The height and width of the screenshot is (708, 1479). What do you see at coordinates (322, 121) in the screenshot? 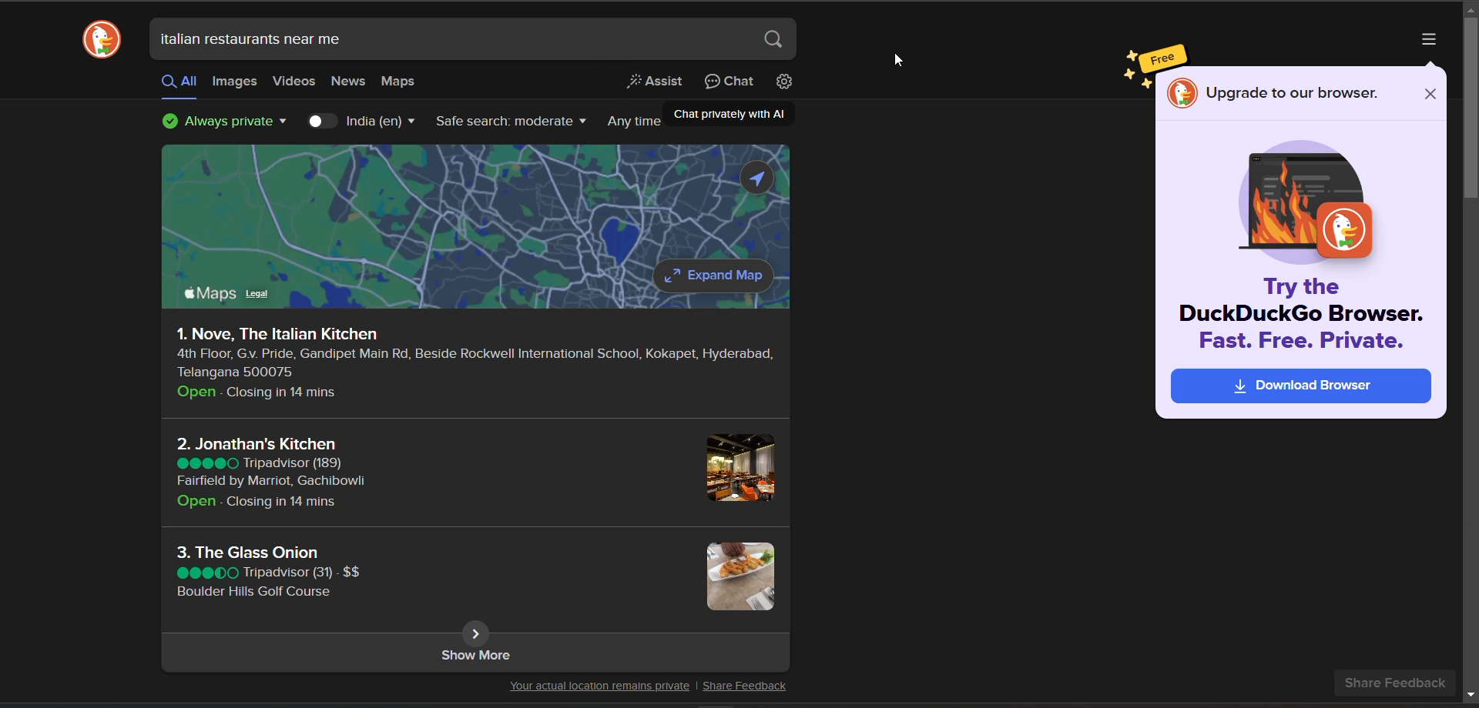
I see `country toggle key` at bounding box center [322, 121].